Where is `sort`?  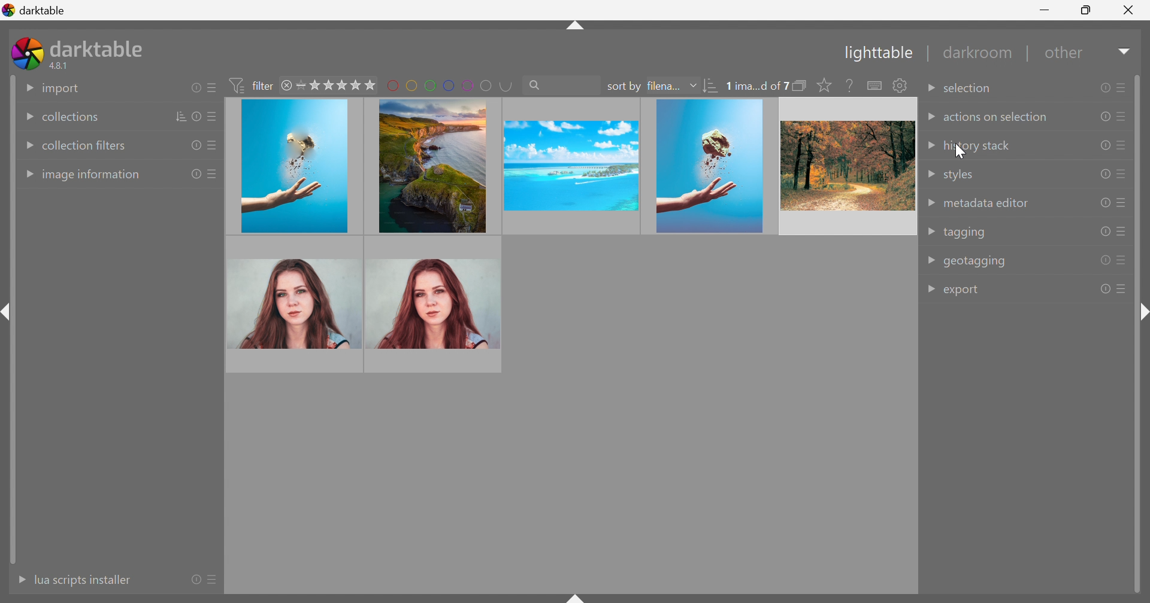 sort is located at coordinates (711, 87).